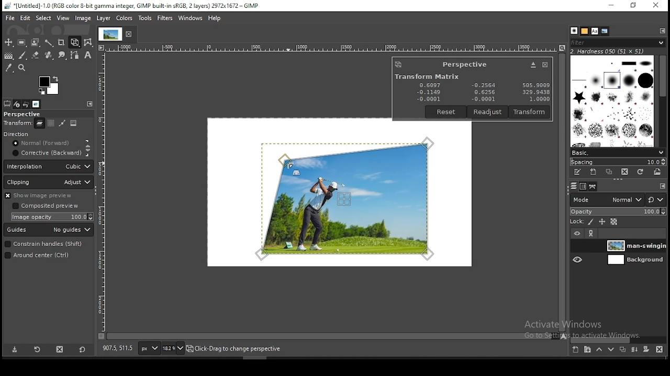 The width and height of the screenshot is (670, 376). Describe the element at coordinates (657, 172) in the screenshot. I see `open brush as image` at that location.